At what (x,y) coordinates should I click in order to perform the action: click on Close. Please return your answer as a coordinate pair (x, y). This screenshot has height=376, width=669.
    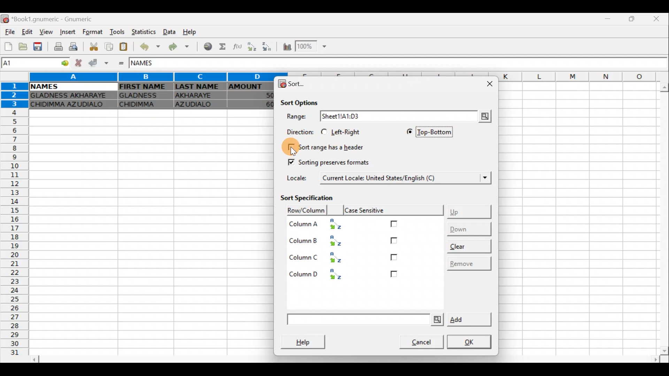
    Looking at the image, I should click on (488, 84).